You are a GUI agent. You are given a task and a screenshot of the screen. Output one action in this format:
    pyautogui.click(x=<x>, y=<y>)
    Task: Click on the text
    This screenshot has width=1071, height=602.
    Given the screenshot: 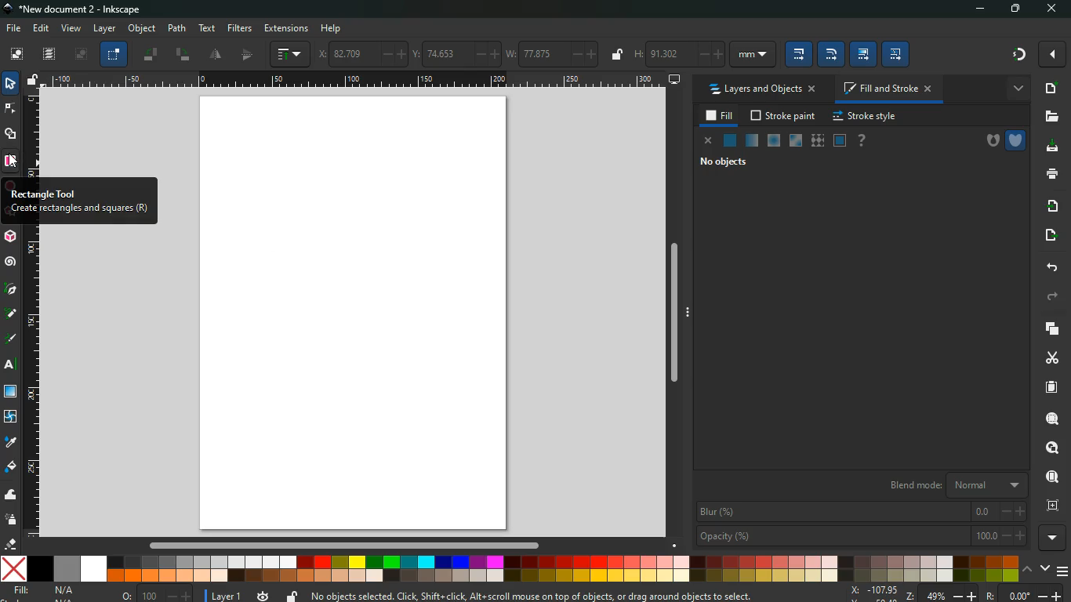 What is the action you would take?
    pyautogui.click(x=12, y=366)
    